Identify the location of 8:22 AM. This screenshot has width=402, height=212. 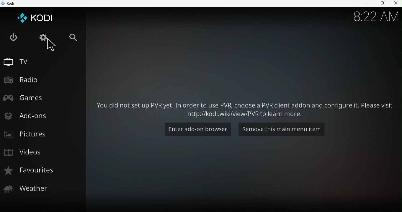
(375, 19).